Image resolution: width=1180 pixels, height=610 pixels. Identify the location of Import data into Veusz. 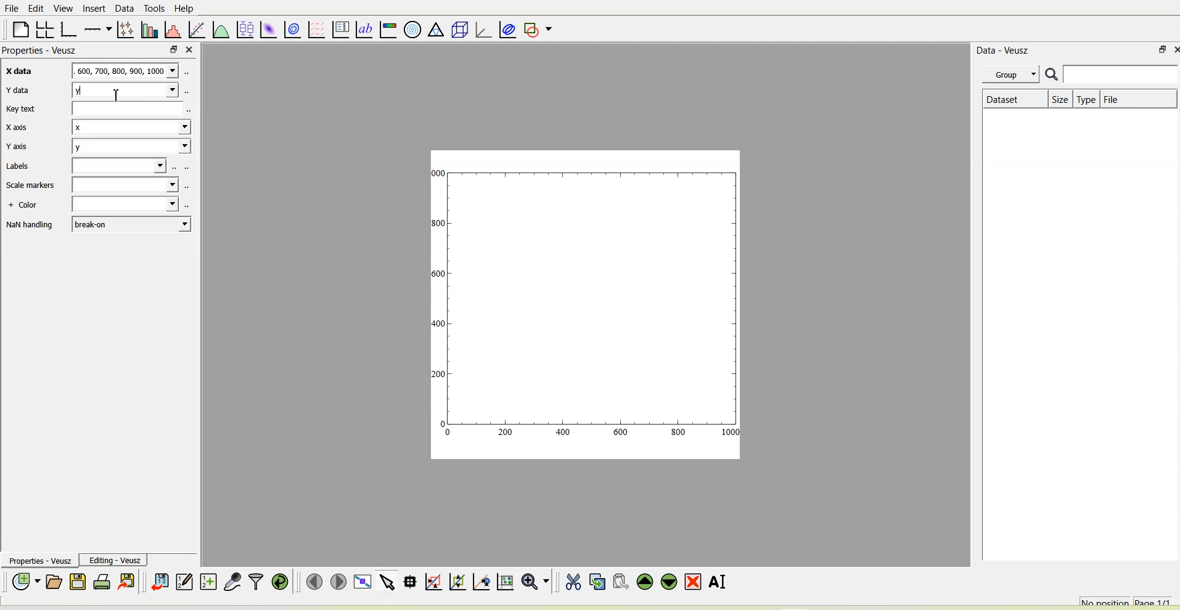
(160, 582).